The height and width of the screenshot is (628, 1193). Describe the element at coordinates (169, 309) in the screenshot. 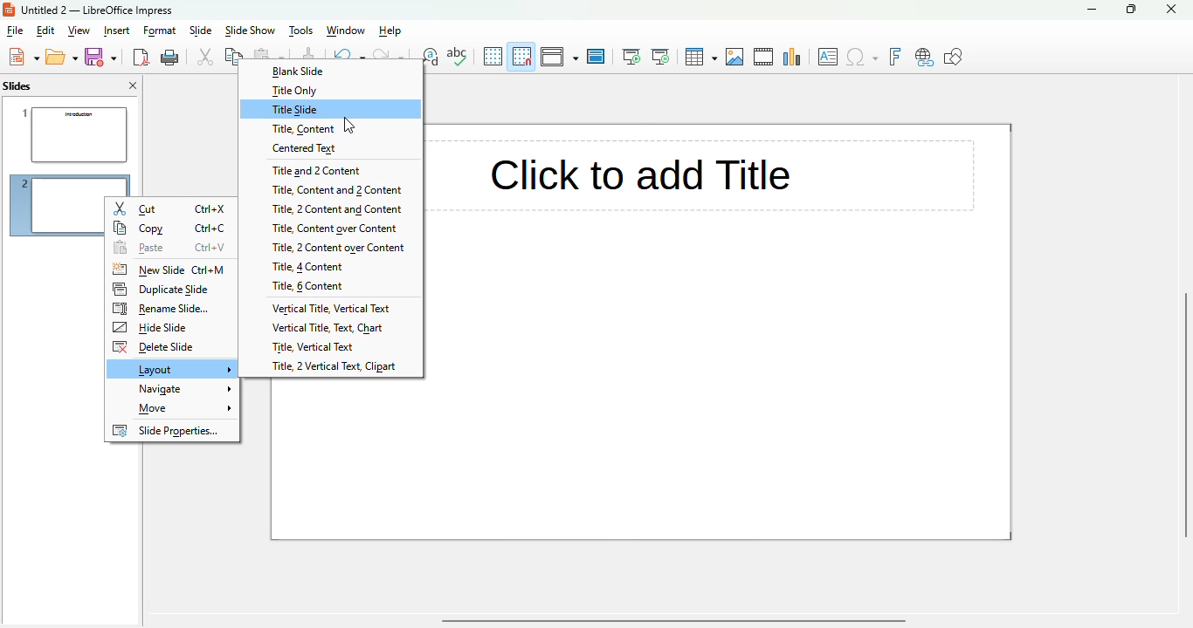

I see `rename slide` at that location.